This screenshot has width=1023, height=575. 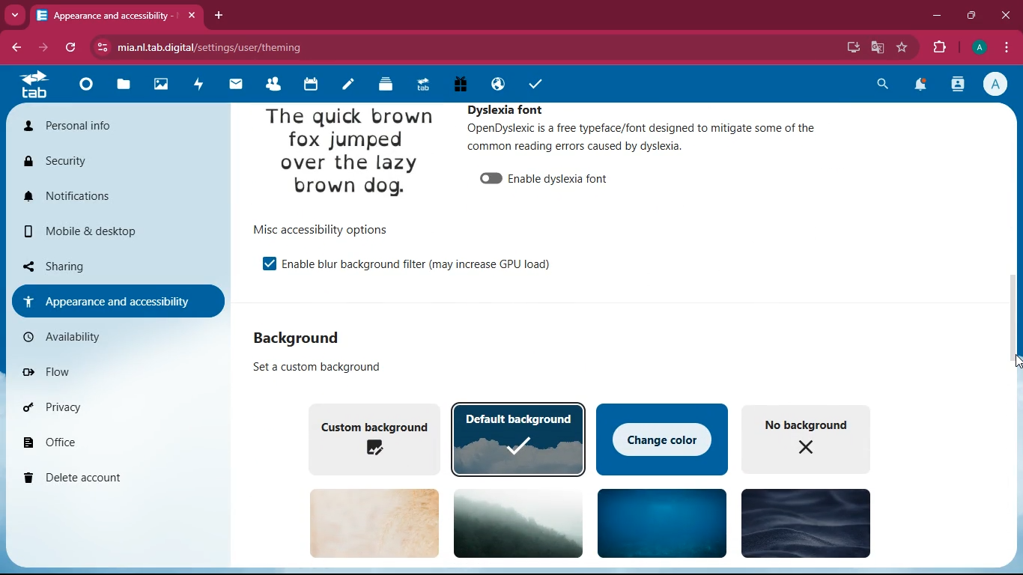 I want to click on background, so click(x=374, y=523).